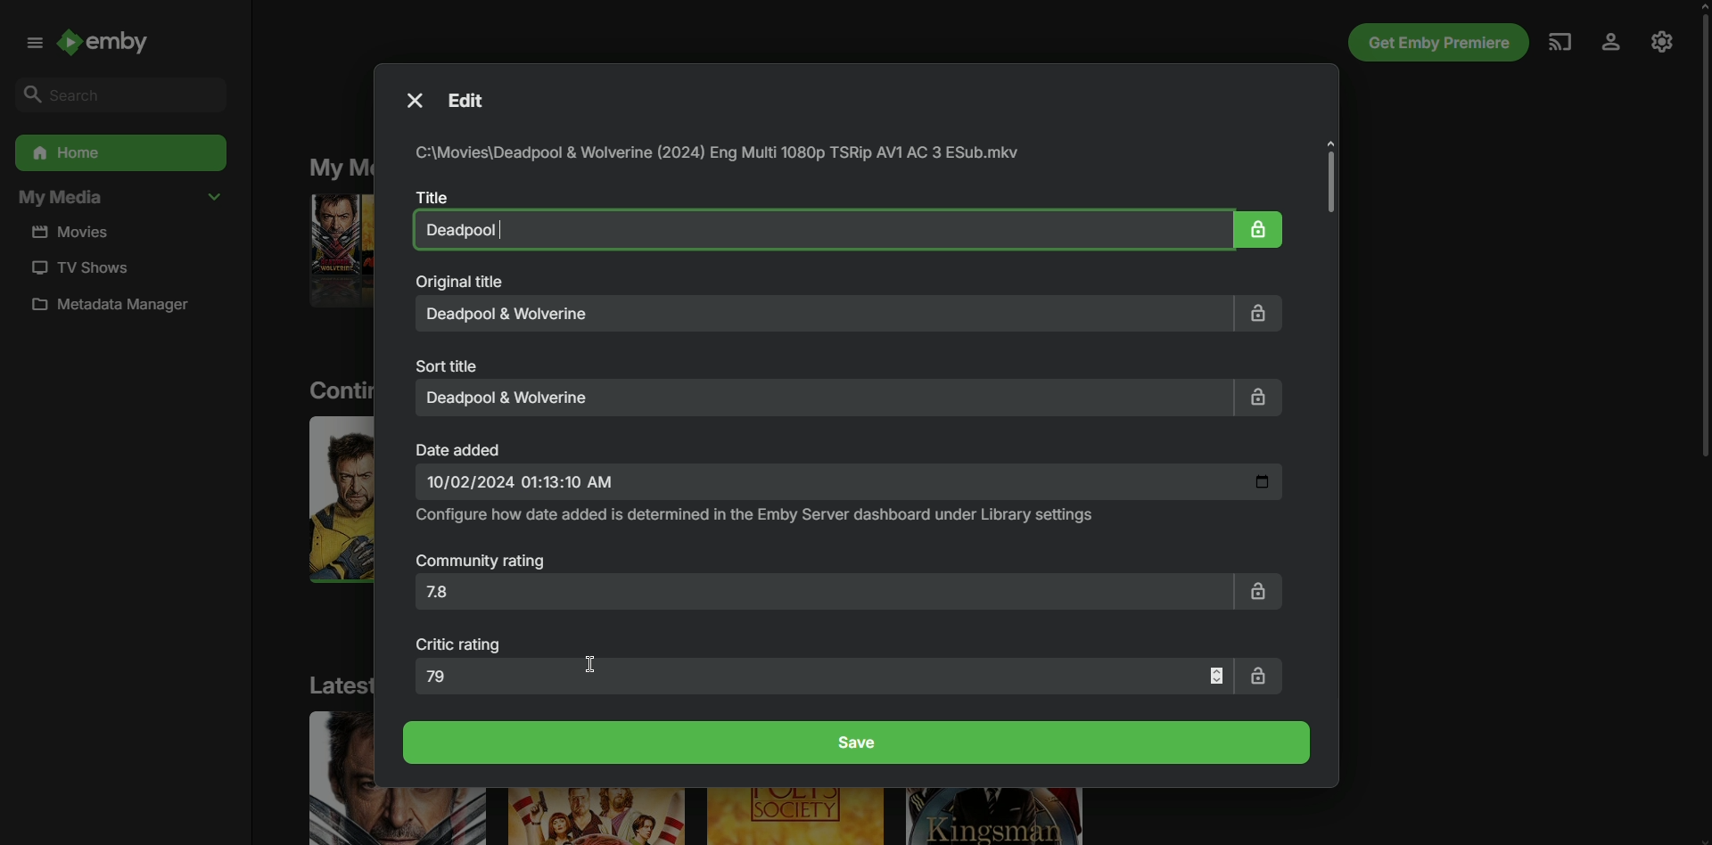 The image size is (1712, 845). What do you see at coordinates (1264, 313) in the screenshot?
I see `Lock` at bounding box center [1264, 313].